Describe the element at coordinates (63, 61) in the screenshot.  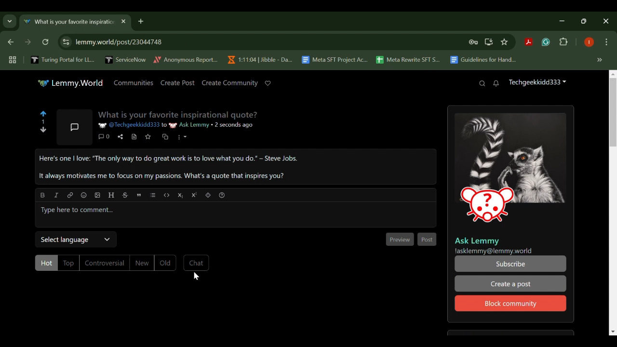
I see `Turing Portal for LLM` at that location.